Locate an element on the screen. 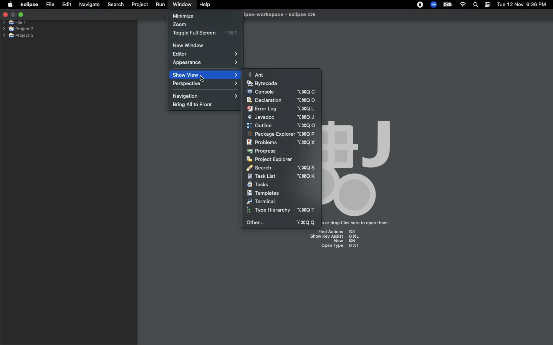 The image size is (553, 345). New window is located at coordinates (191, 45).